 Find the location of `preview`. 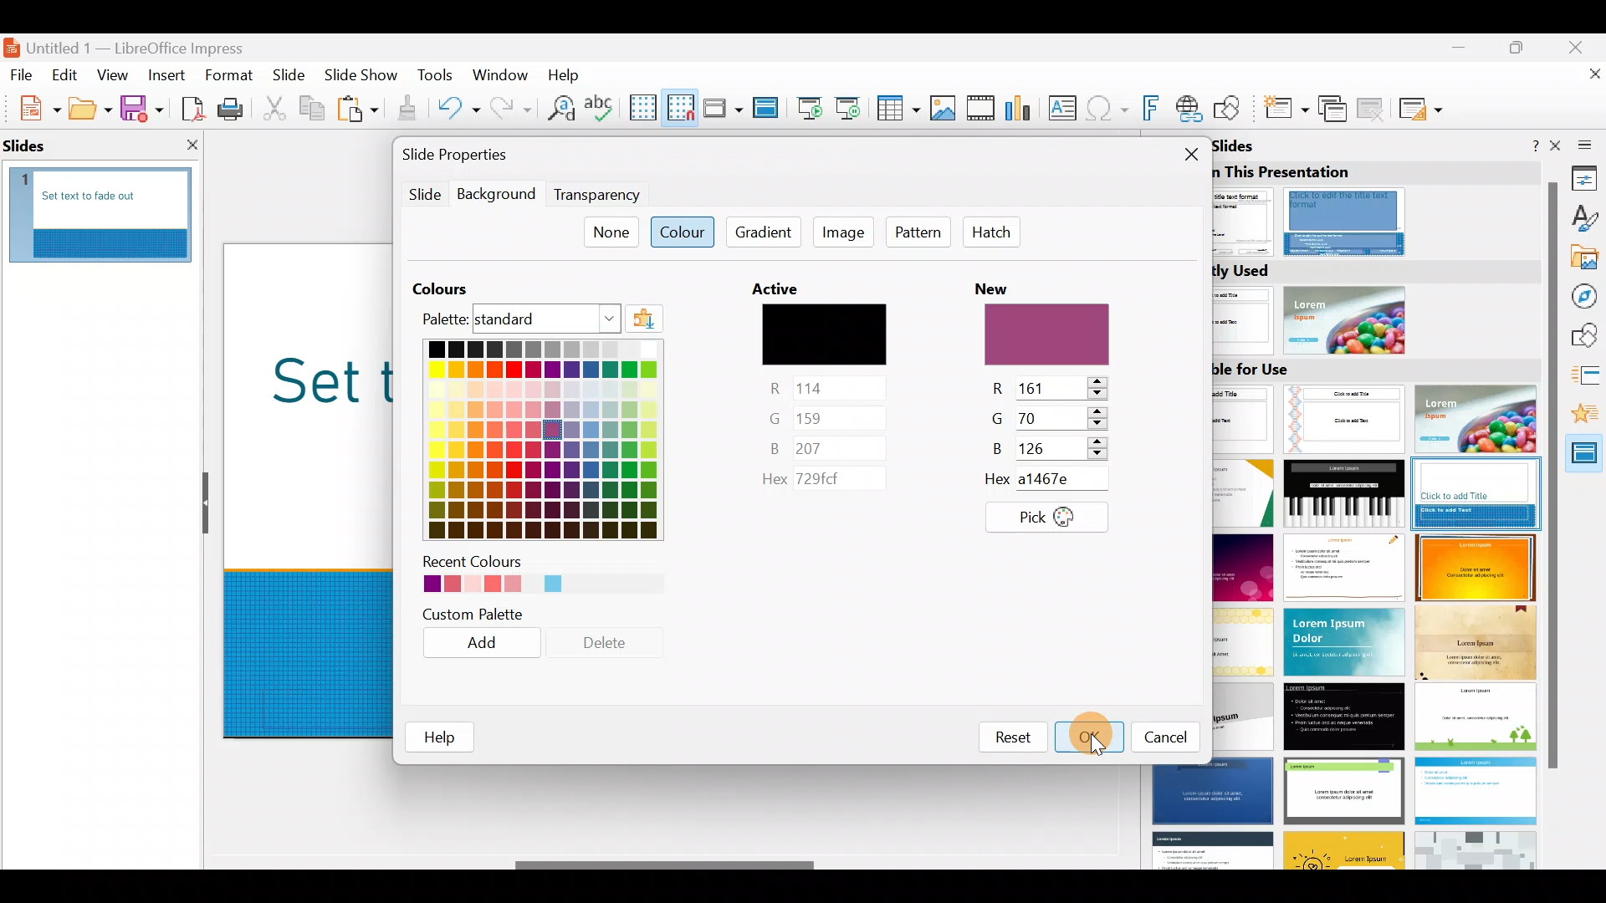

preview is located at coordinates (826, 334).